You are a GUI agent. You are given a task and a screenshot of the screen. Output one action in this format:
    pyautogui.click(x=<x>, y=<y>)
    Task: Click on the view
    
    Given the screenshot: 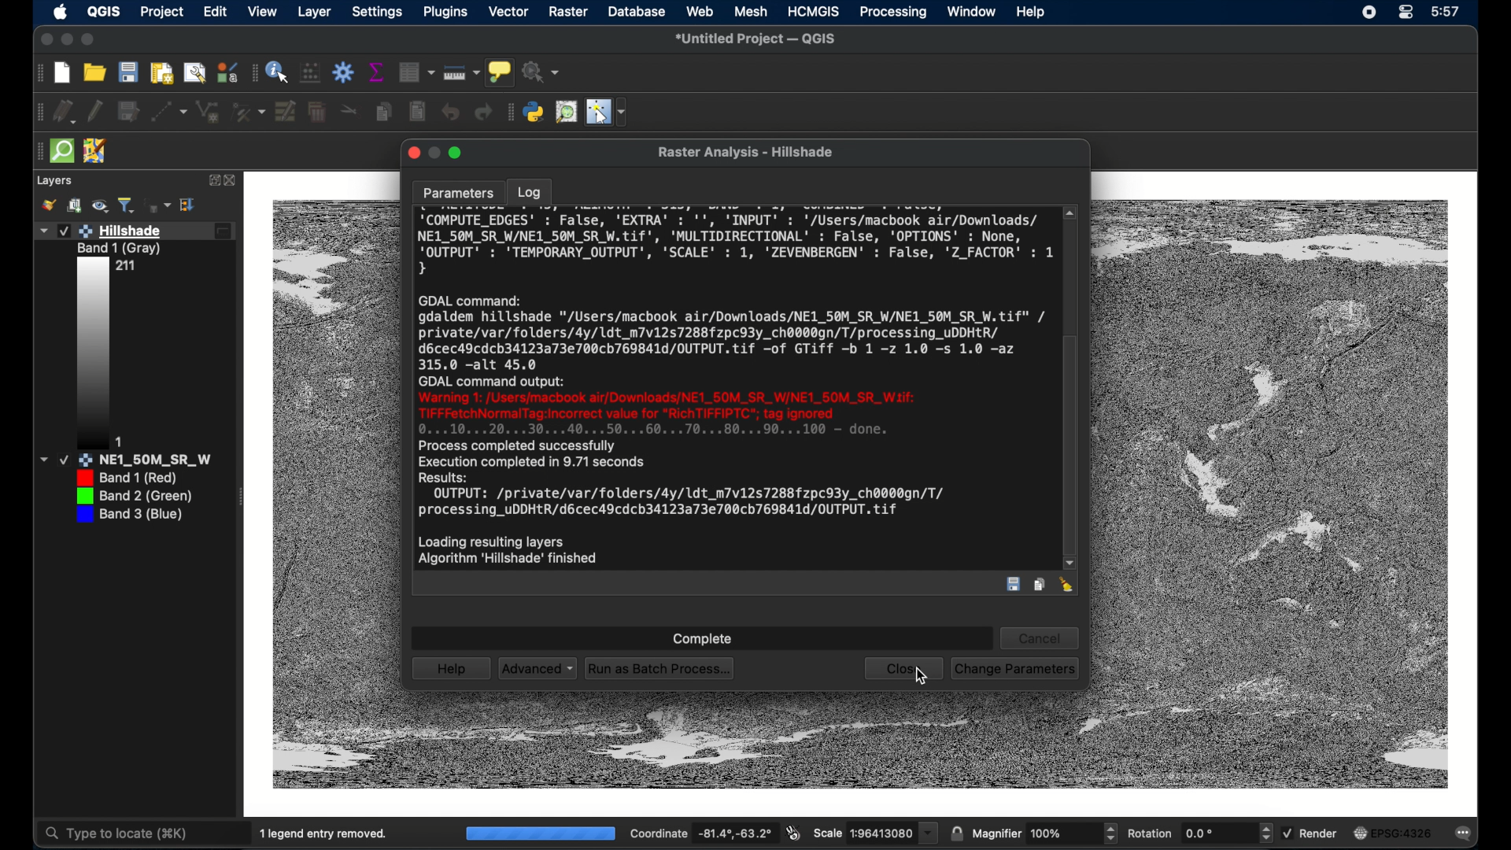 What is the action you would take?
    pyautogui.click(x=264, y=12)
    